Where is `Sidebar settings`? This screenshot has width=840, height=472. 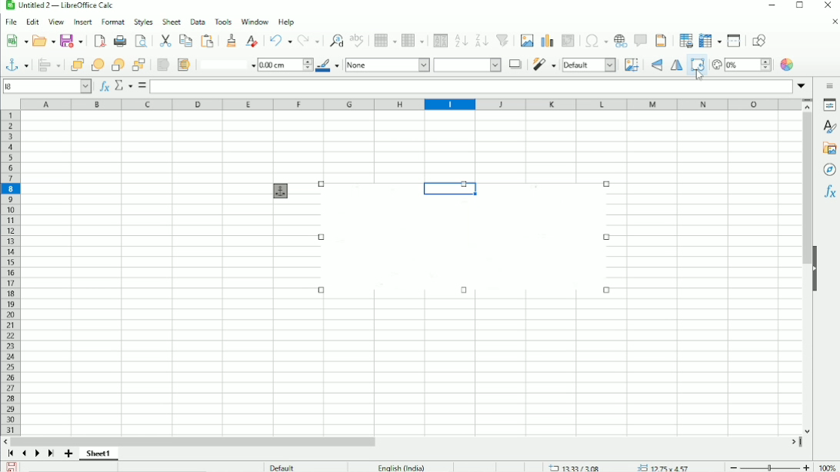 Sidebar settings is located at coordinates (828, 85).